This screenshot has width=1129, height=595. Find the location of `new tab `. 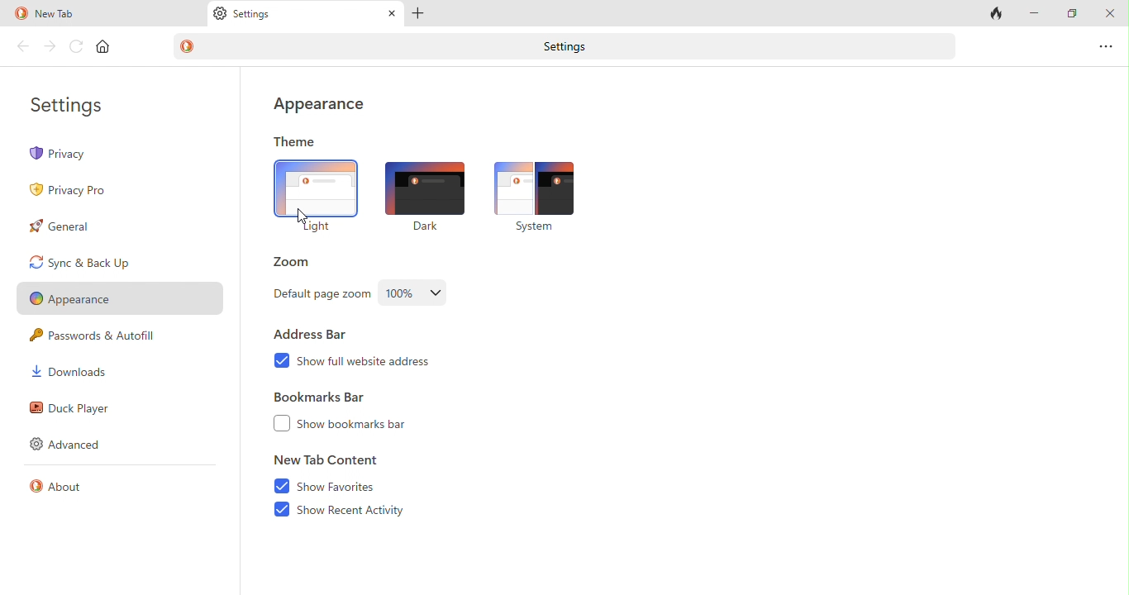

new tab  is located at coordinates (60, 14).